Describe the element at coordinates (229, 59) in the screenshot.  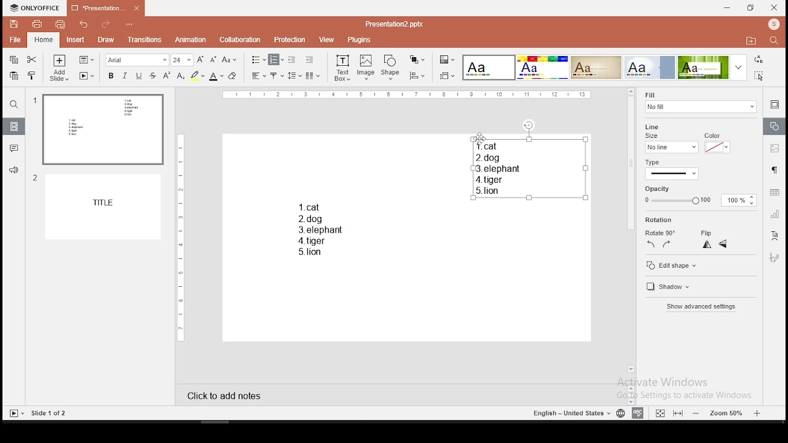
I see `change case` at that location.